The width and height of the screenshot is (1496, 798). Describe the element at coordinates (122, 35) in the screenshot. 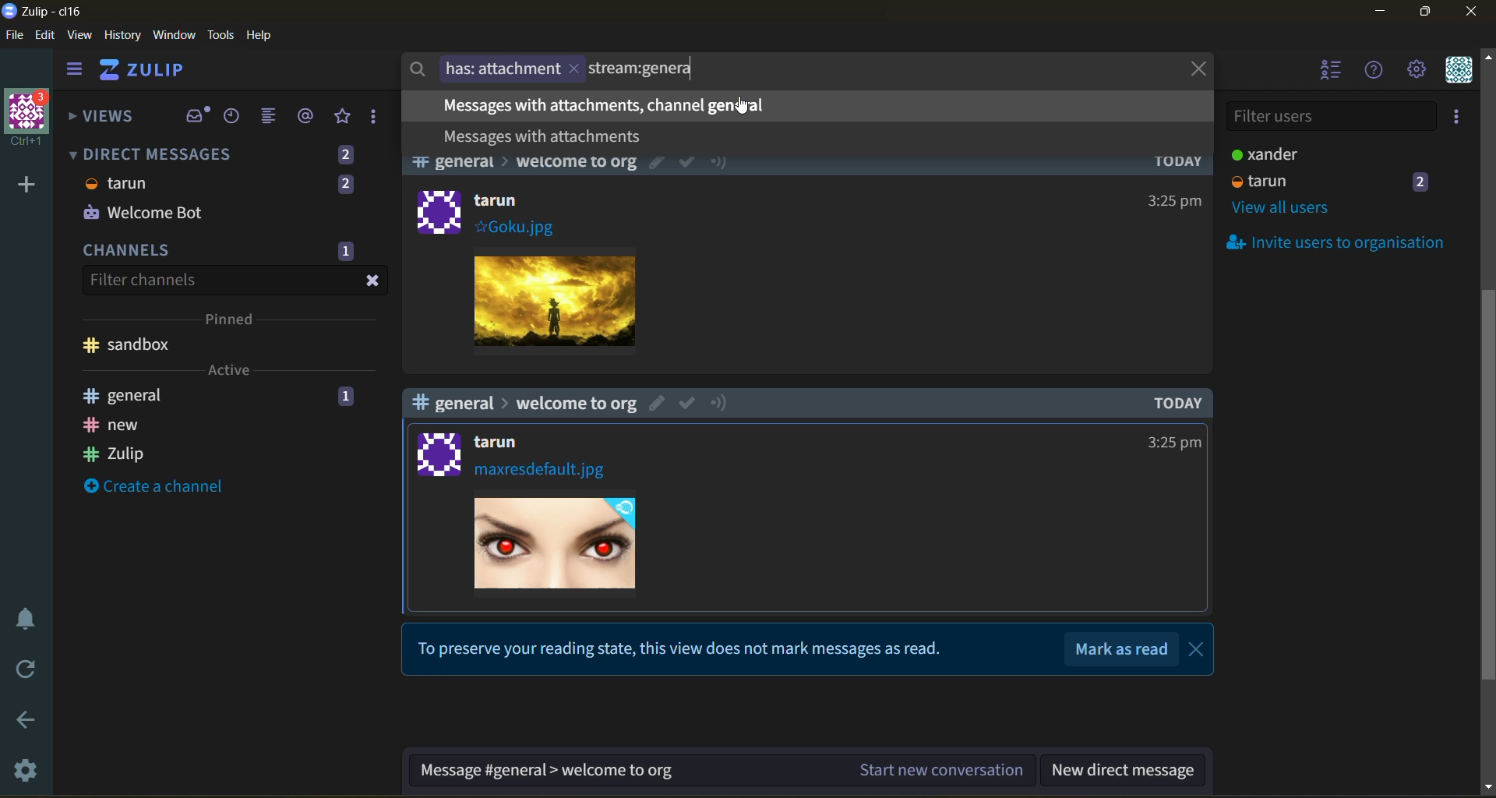

I see `history` at that location.